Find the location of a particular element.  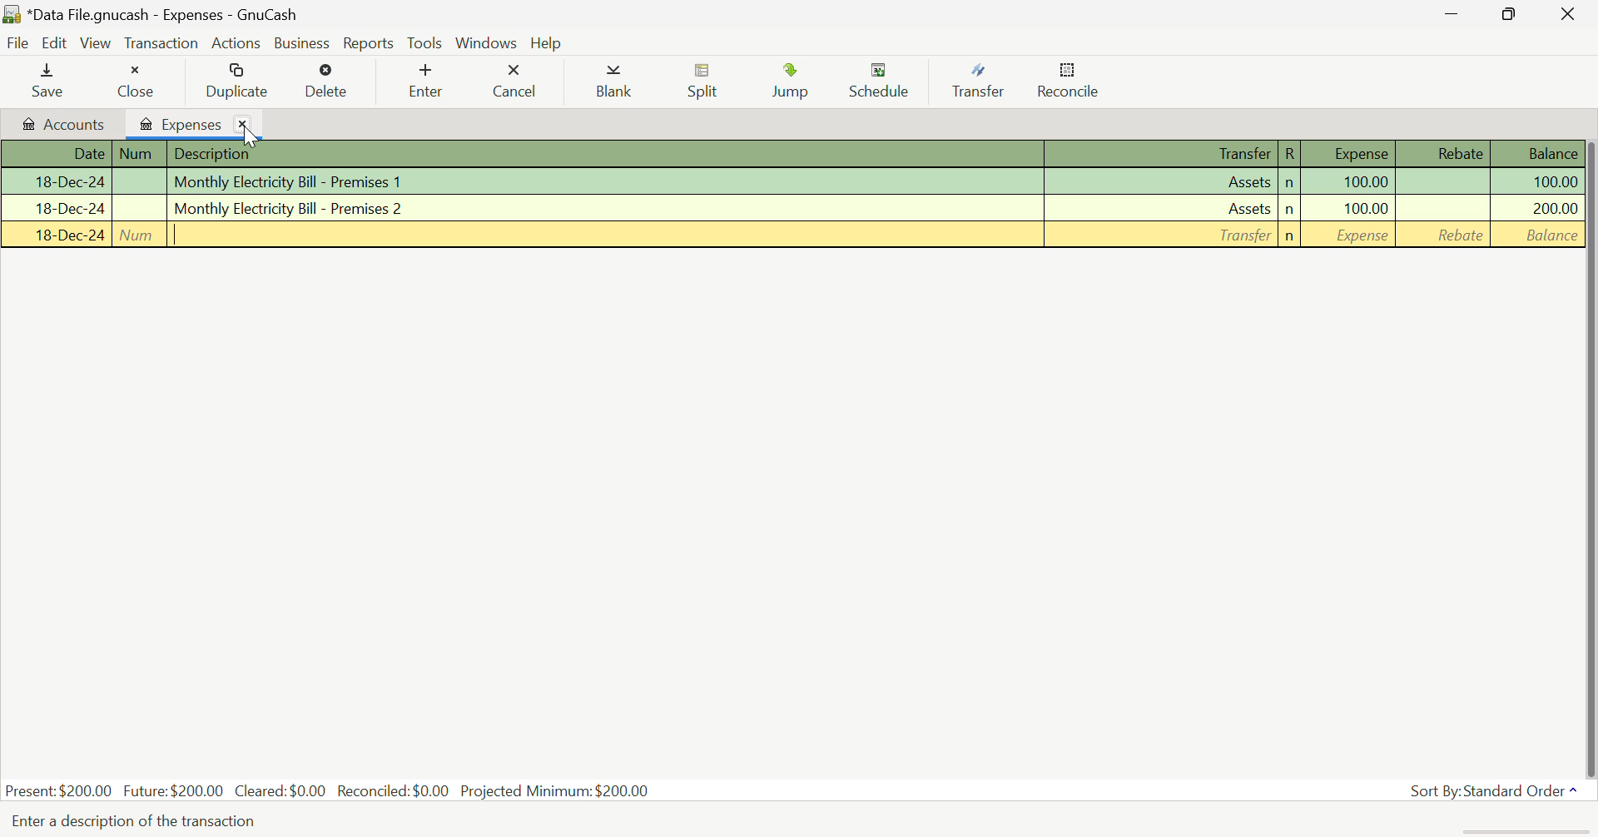

Monthly Electricity Bill - Premises 2 is located at coordinates (790, 207).